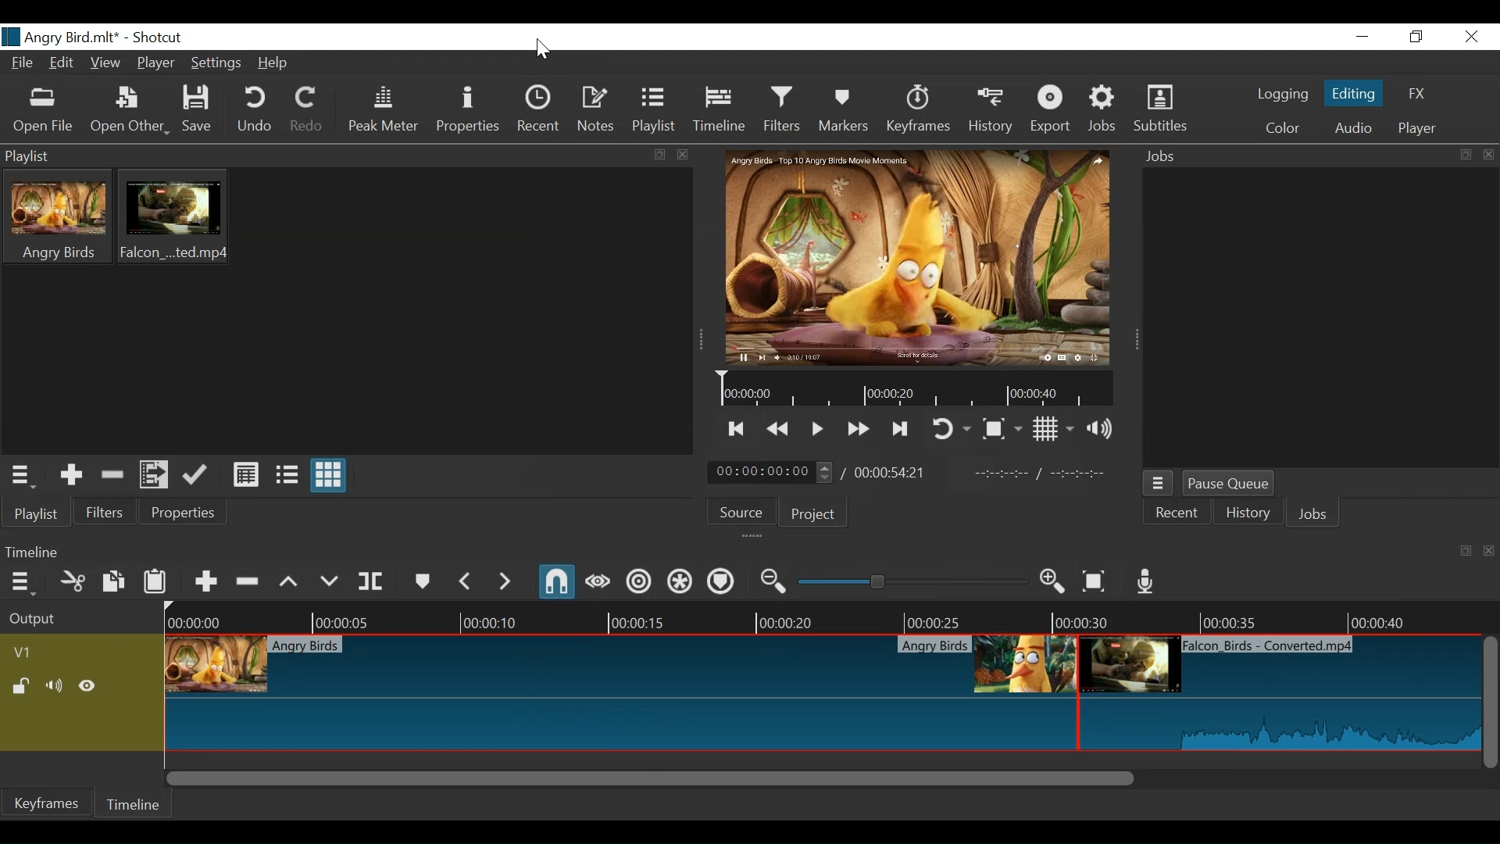 The width and height of the screenshot is (1500, 844). I want to click on Vertical Scrll bar, so click(1491, 703).